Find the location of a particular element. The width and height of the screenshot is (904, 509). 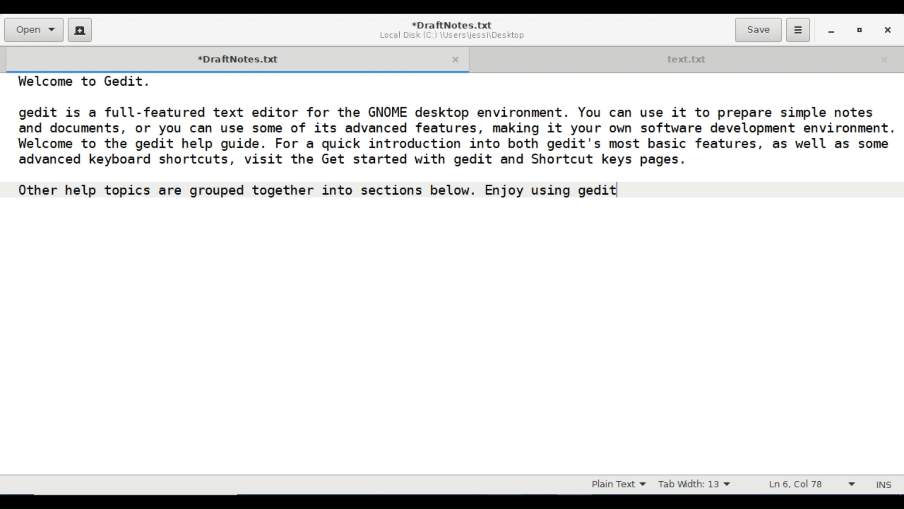

Tab Width is located at coordinates (694, 484).